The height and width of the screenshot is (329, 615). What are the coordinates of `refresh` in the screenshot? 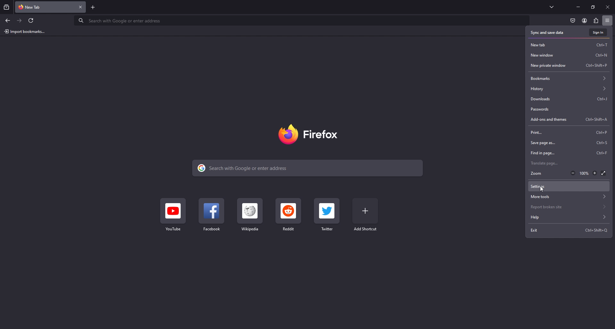 It's located at (31, 20).